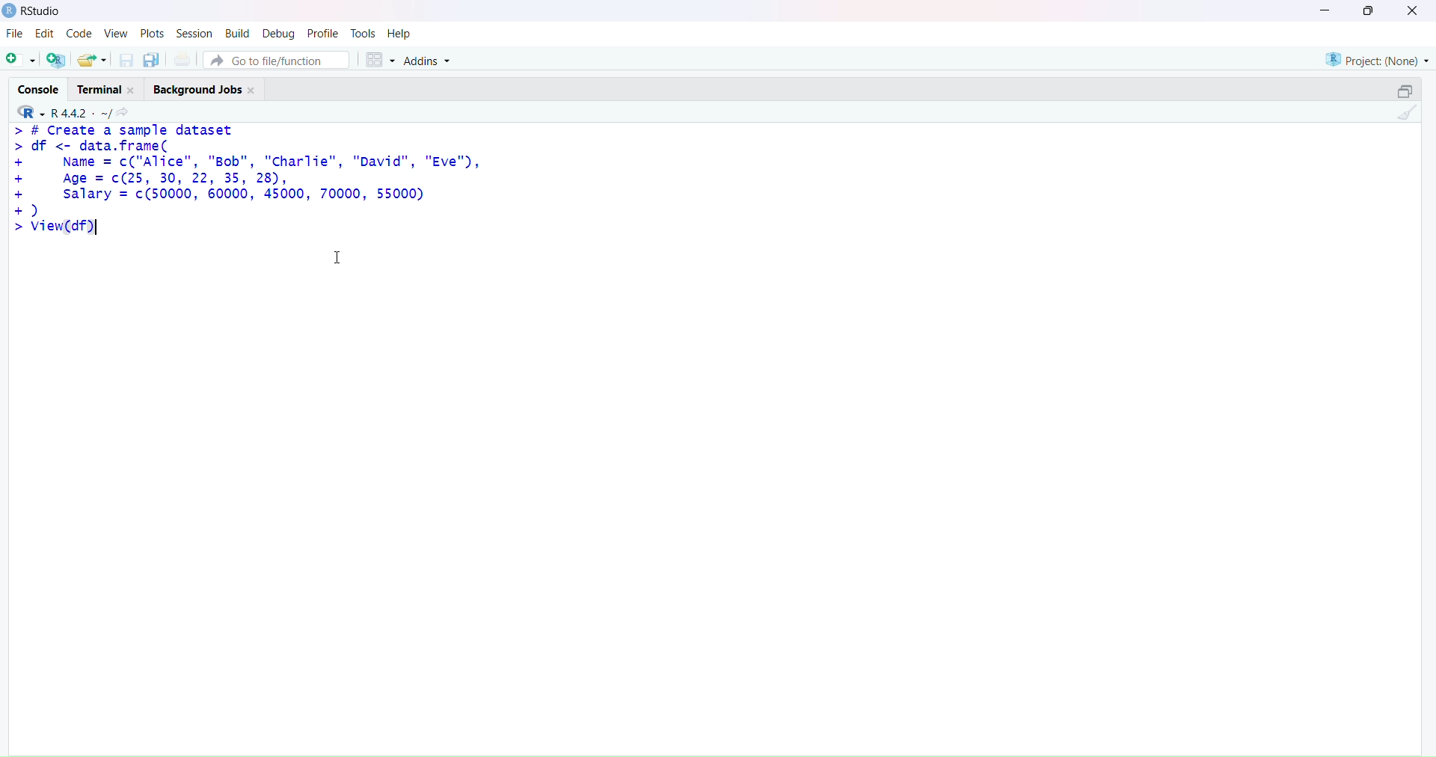 Image resolution: width=1436 pixels, height=757 pixels. What do you see at coordinates (239, 34) in the screenshot?
I see `build` at bounding box center [239, 34].